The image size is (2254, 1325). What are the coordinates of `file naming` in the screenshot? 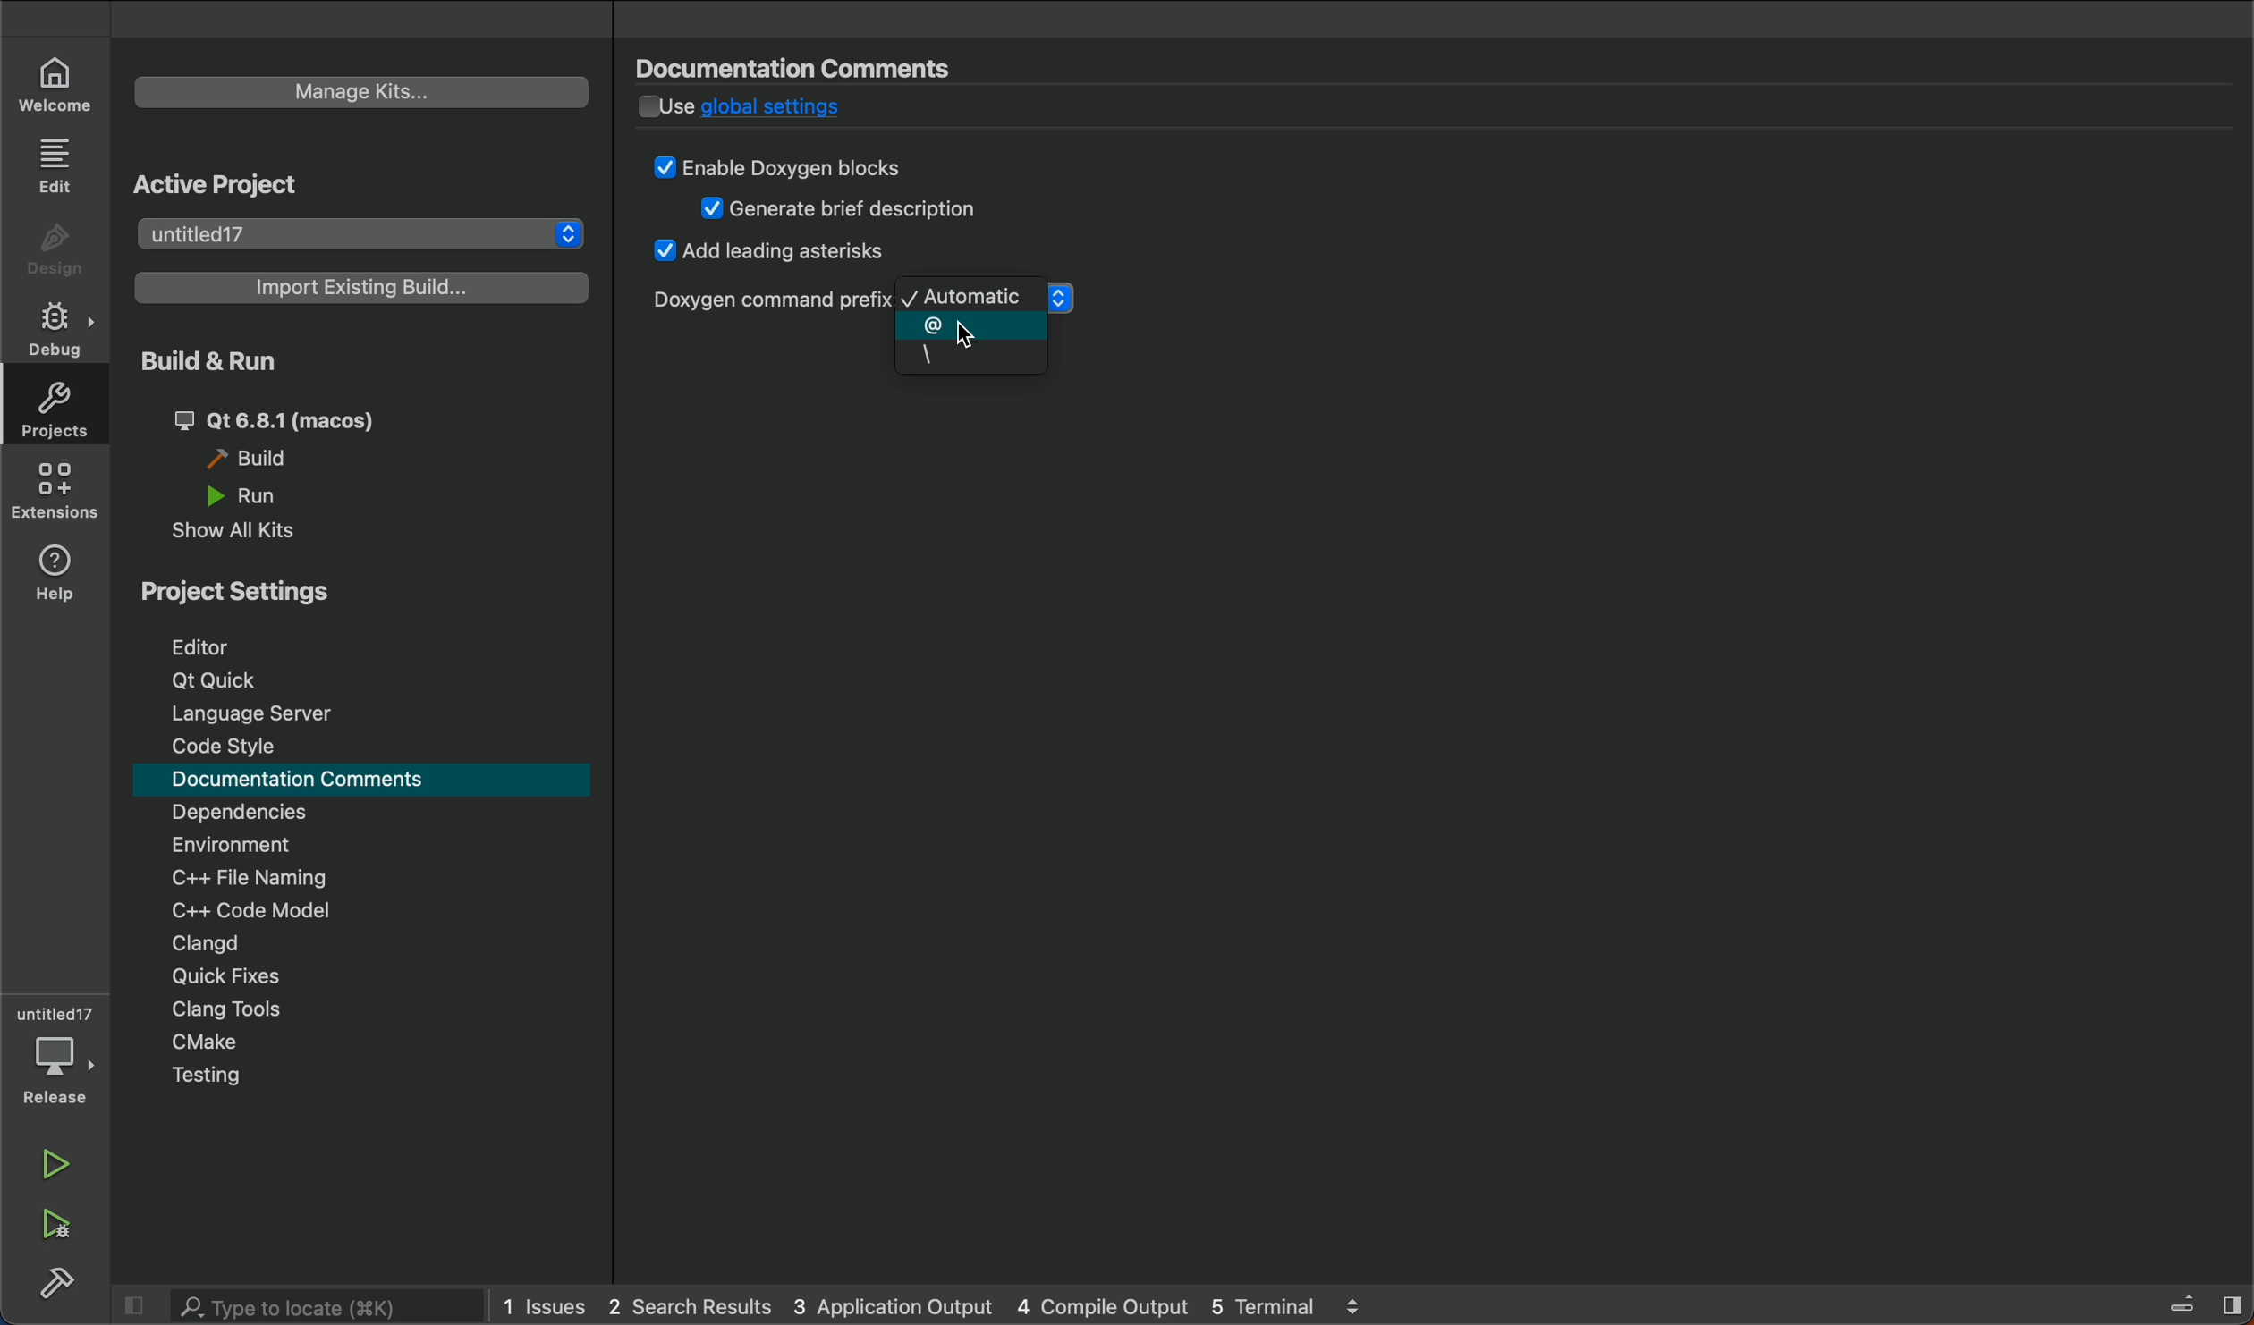 It's located at (261, 874).